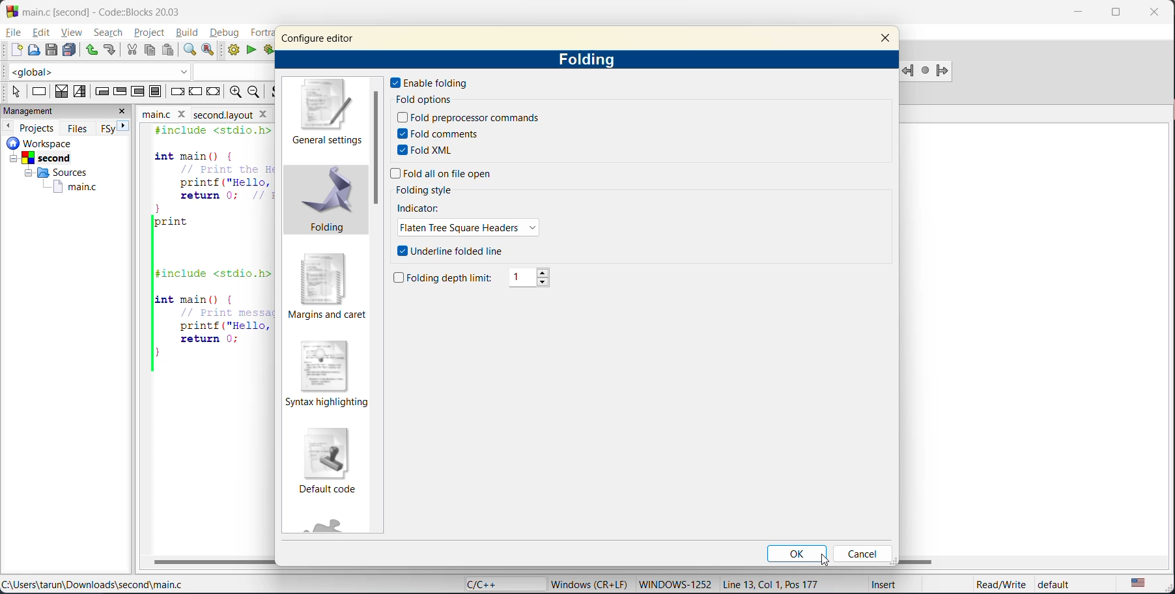 This screenshot has height=594, width=1175. Describe the element at coordinates (79, 127) in the screenshot. I see `files` at that location.